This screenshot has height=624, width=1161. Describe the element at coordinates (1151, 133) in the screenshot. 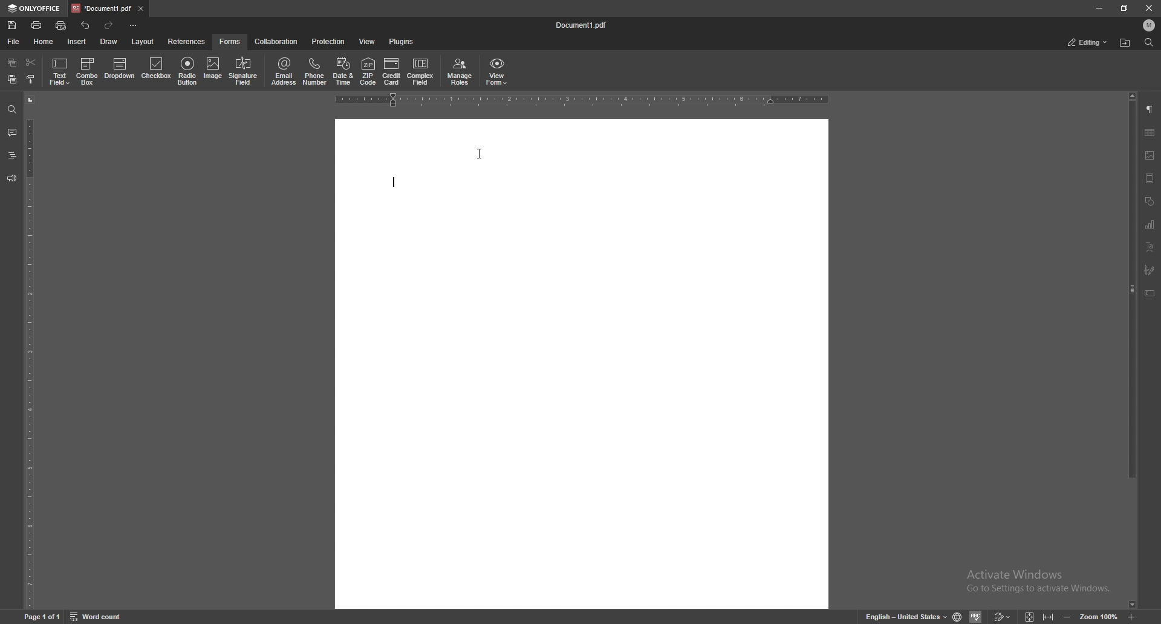

I see `table` at that location.